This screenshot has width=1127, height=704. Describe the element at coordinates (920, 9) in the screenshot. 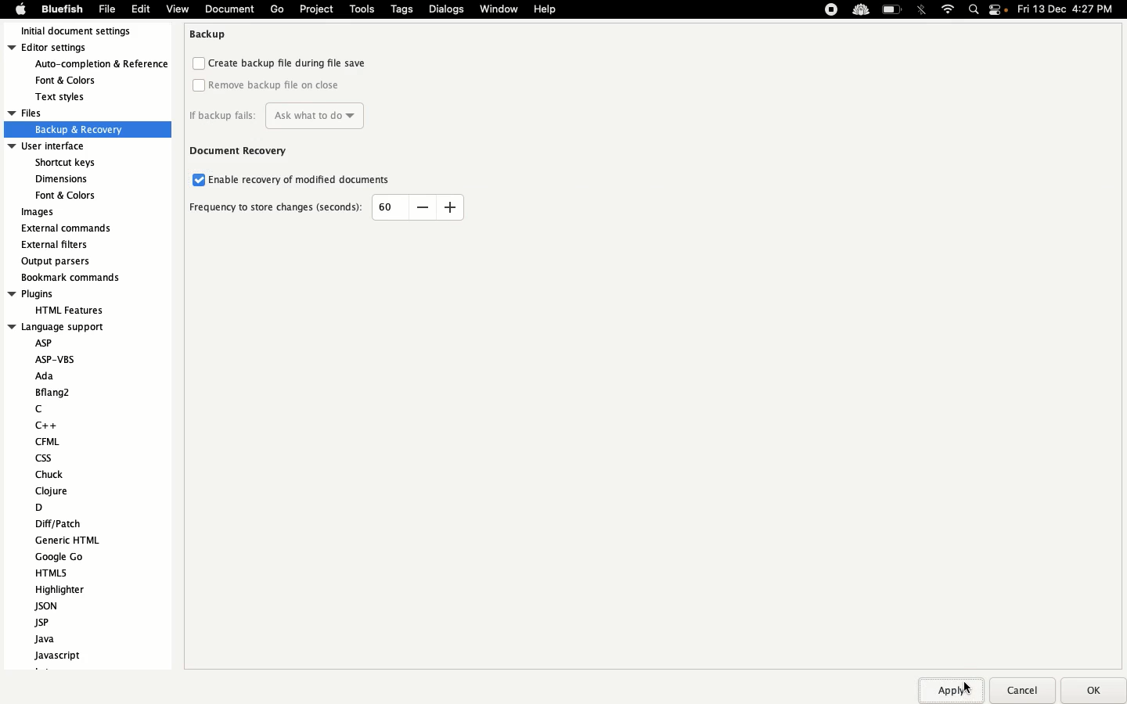

I see `Bluetooth` at that location.